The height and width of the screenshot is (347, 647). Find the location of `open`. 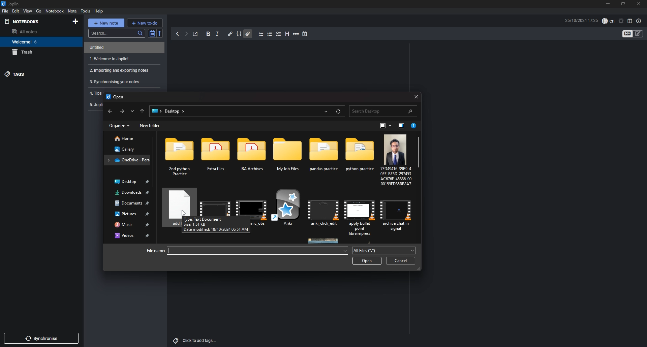

open is located at coordinates (116, 97).